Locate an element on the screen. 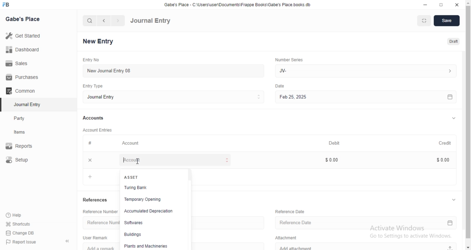 The image size is (471, 250). expand/collapse is located at coordinates (453, 119).